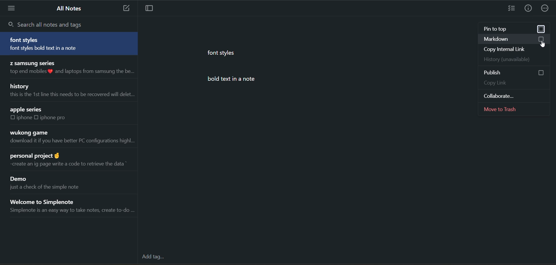  I want to click on top end mobiles % and laptops from samsung the be..., so click(70, 72).